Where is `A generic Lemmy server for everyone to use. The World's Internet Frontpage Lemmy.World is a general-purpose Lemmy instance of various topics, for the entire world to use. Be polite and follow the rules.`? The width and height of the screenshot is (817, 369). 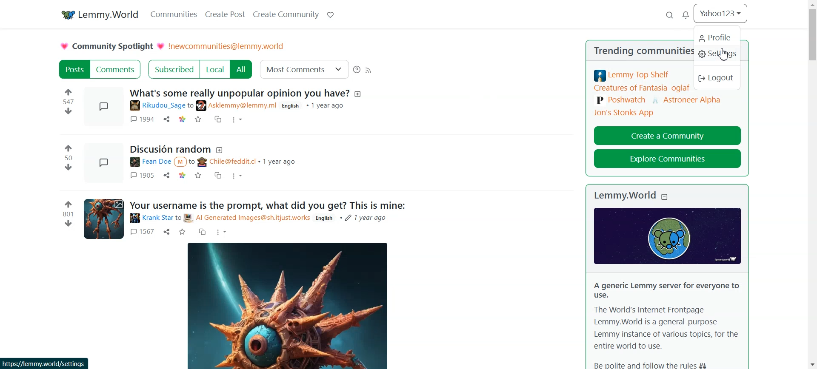
A generic Lemmy server for everyone to use. The World's Internet Frontpage Lemmy.World is a general-purpose Lemmy instance of various topics, for the entire world to use. Be polite and follow the rules. is located at coordinates (666, 324).